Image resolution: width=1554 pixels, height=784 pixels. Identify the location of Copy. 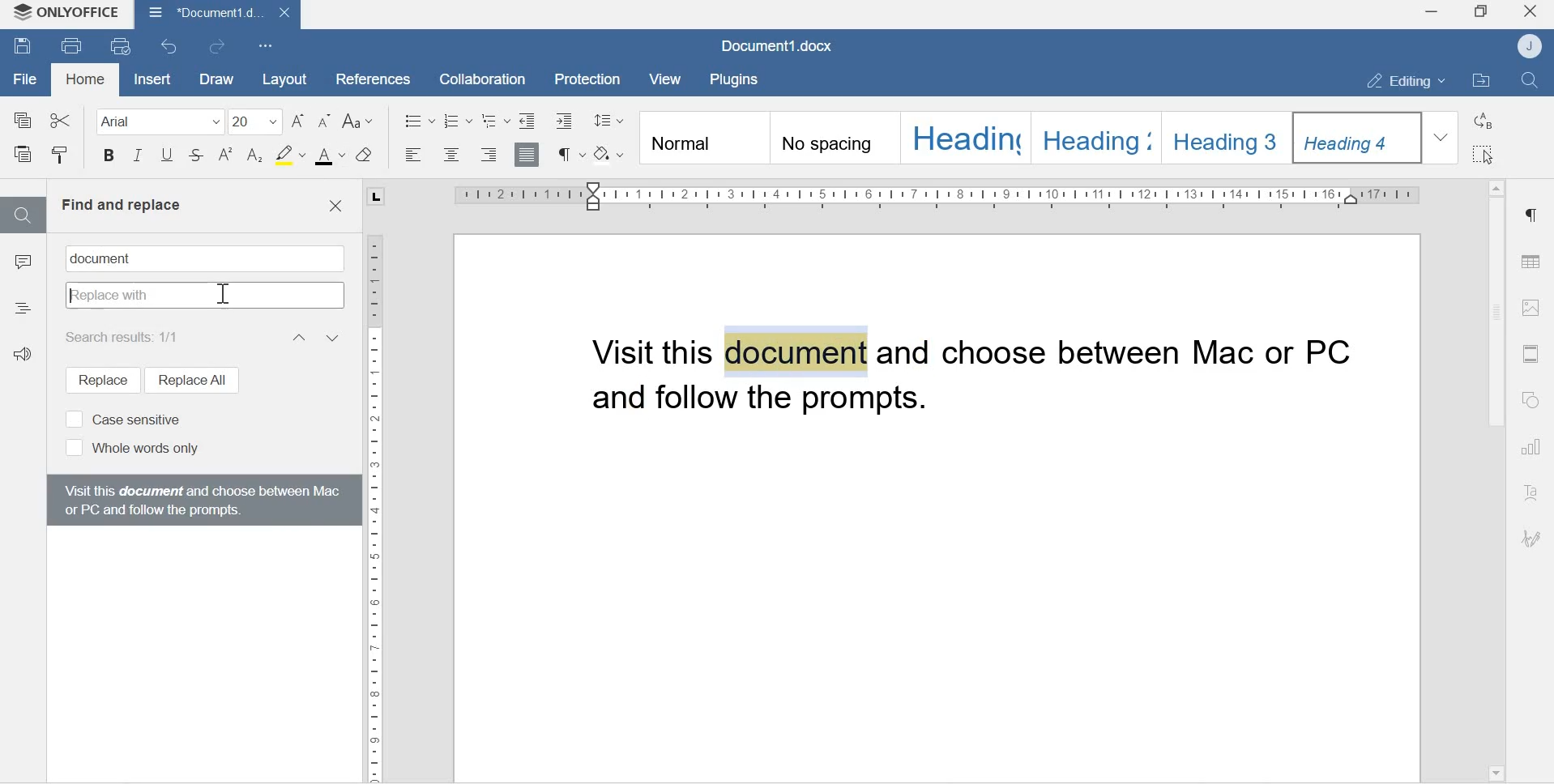
(23, 119).